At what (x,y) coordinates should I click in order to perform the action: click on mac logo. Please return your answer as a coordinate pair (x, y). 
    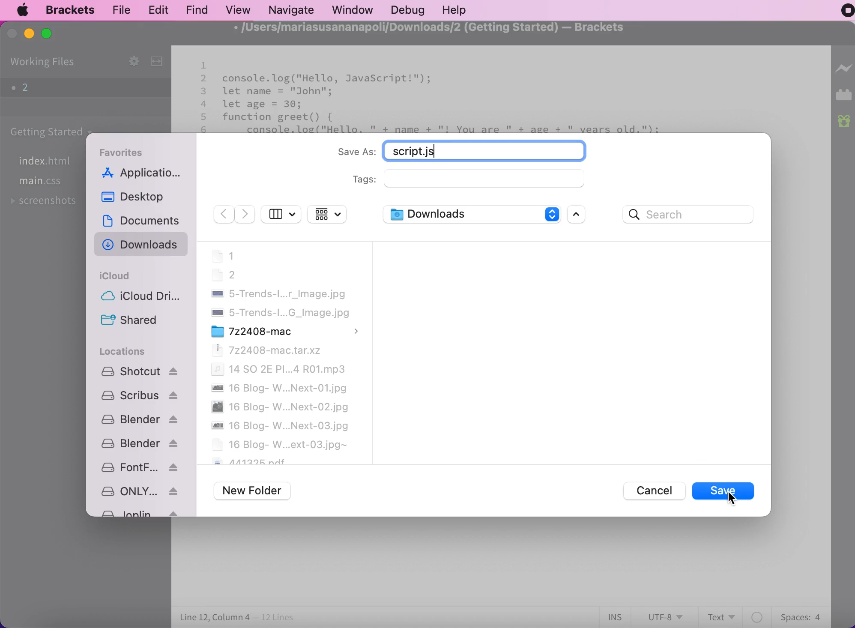
    Looking at the image, I should click on (24, 10).